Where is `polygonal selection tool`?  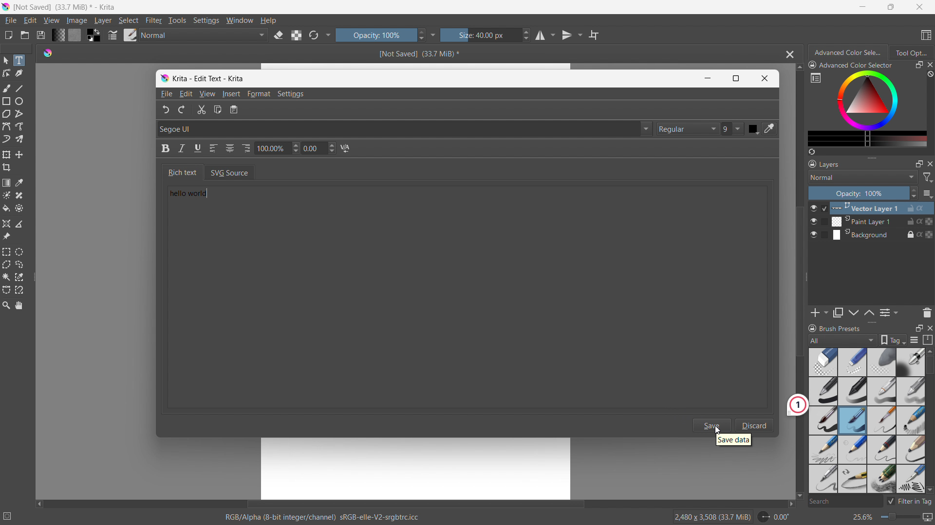 polygonal selection tool is located at coordinates (6, 264).